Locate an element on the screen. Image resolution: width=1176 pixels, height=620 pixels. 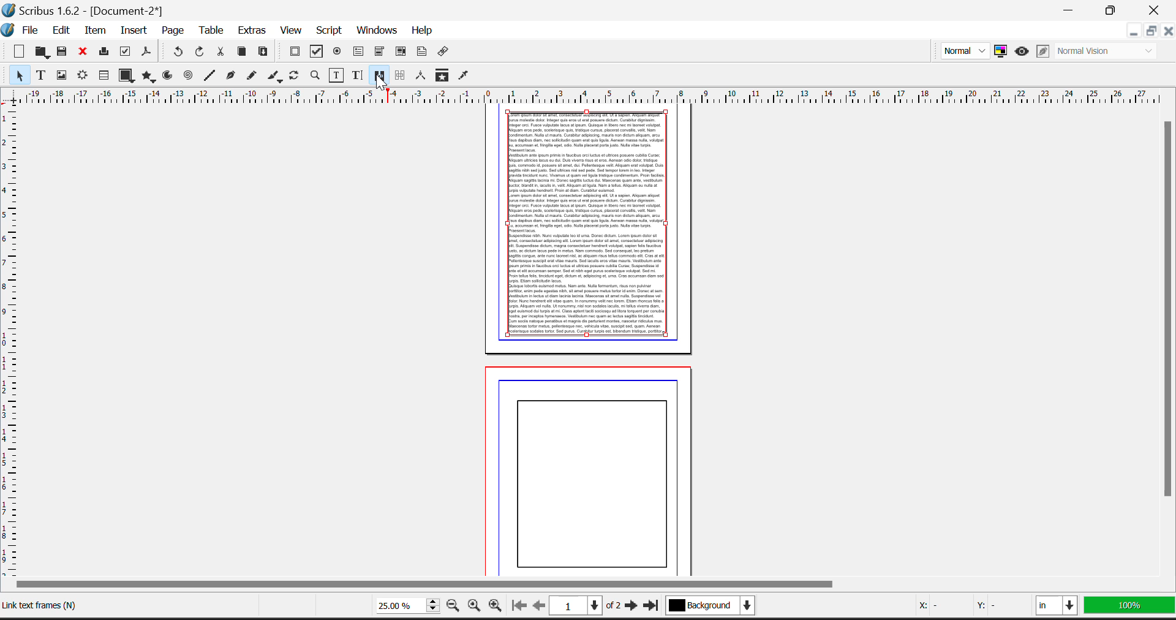
Close is located at coordinates (1167, 31).